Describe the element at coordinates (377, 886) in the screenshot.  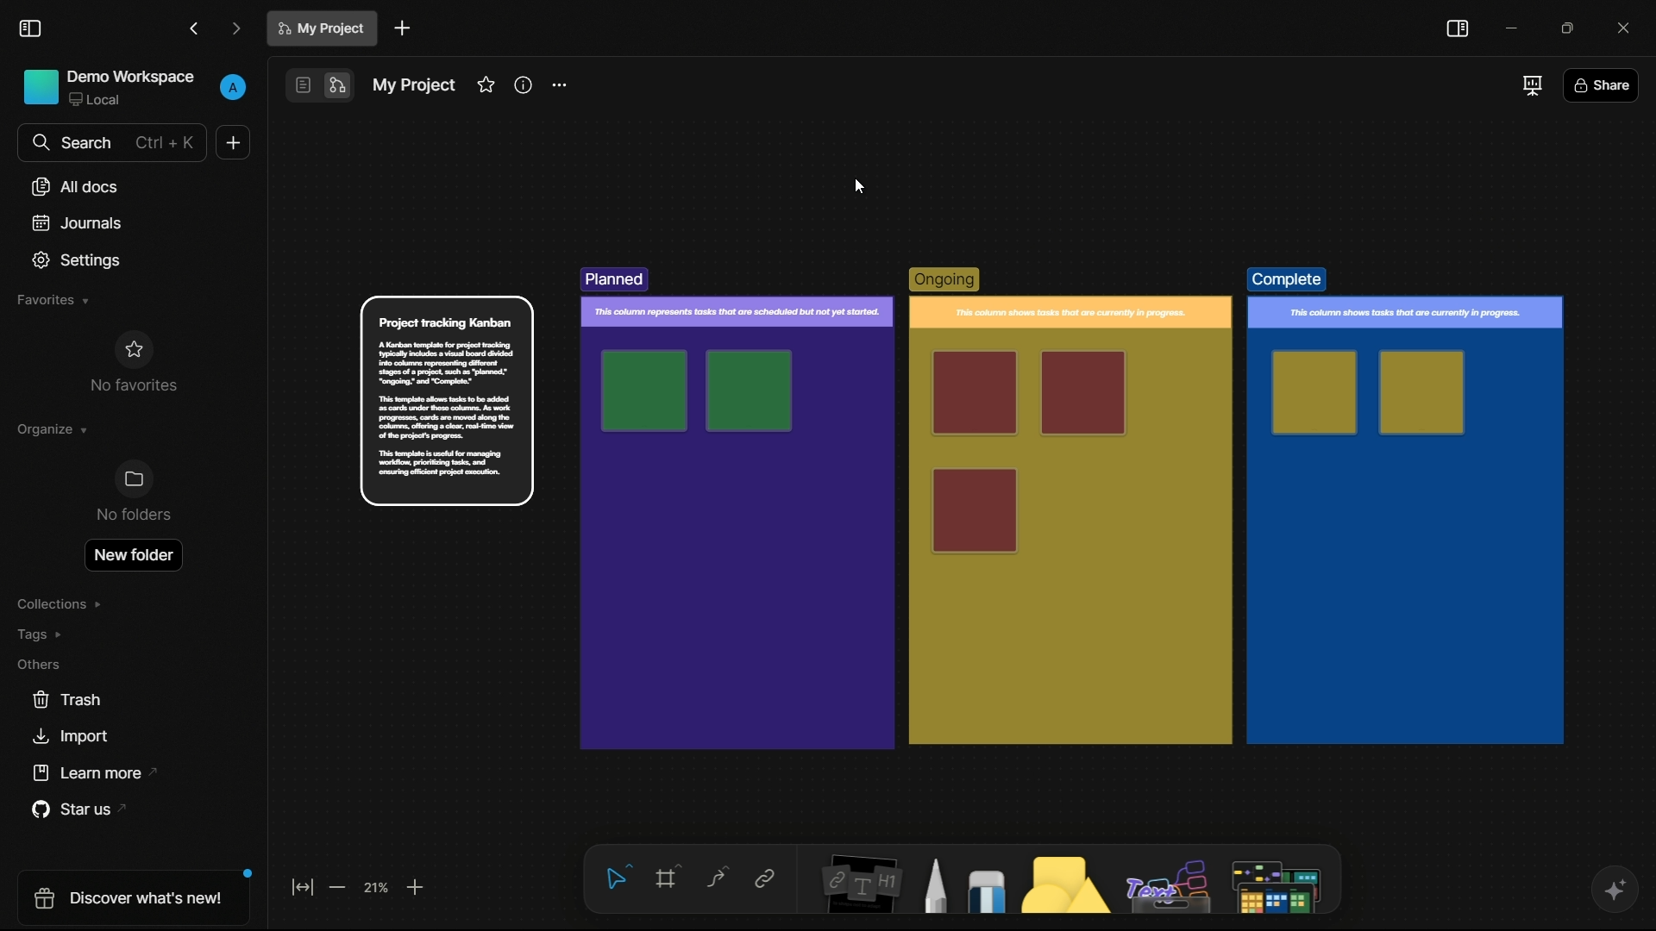
I see `zoom factor` at that location.